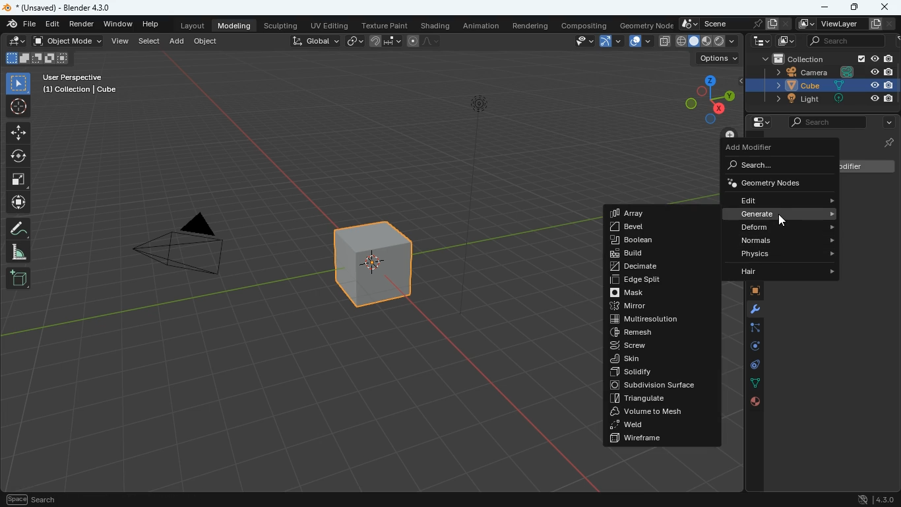 The image size is (901, 507). Describe the element at coordinates (821, 100) in the screenshot. I see `light` at that location.